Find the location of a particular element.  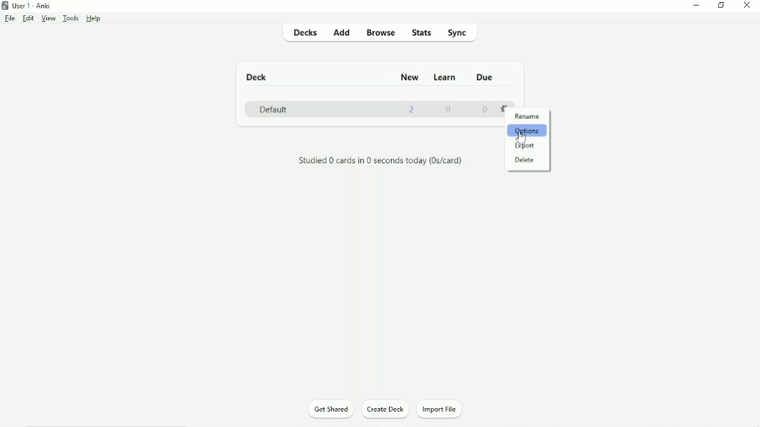

Anki logo is located at coordinates (6, 6).